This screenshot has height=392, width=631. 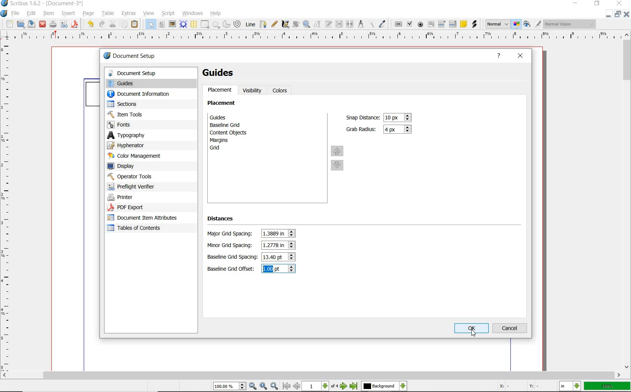 What do you see at coordinates (275, 234) in the screenshot?
I see `major grid spacing value` at bounding box center [275, 234].